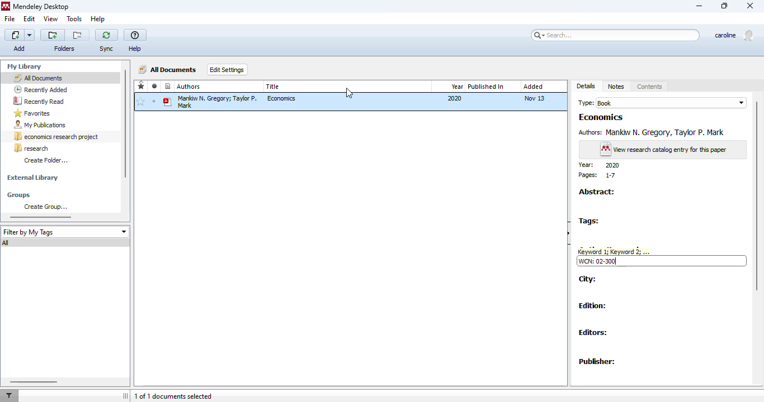  Describe the element at coordinates (725, 6) in the screenshot. I see `maximize` at that location.